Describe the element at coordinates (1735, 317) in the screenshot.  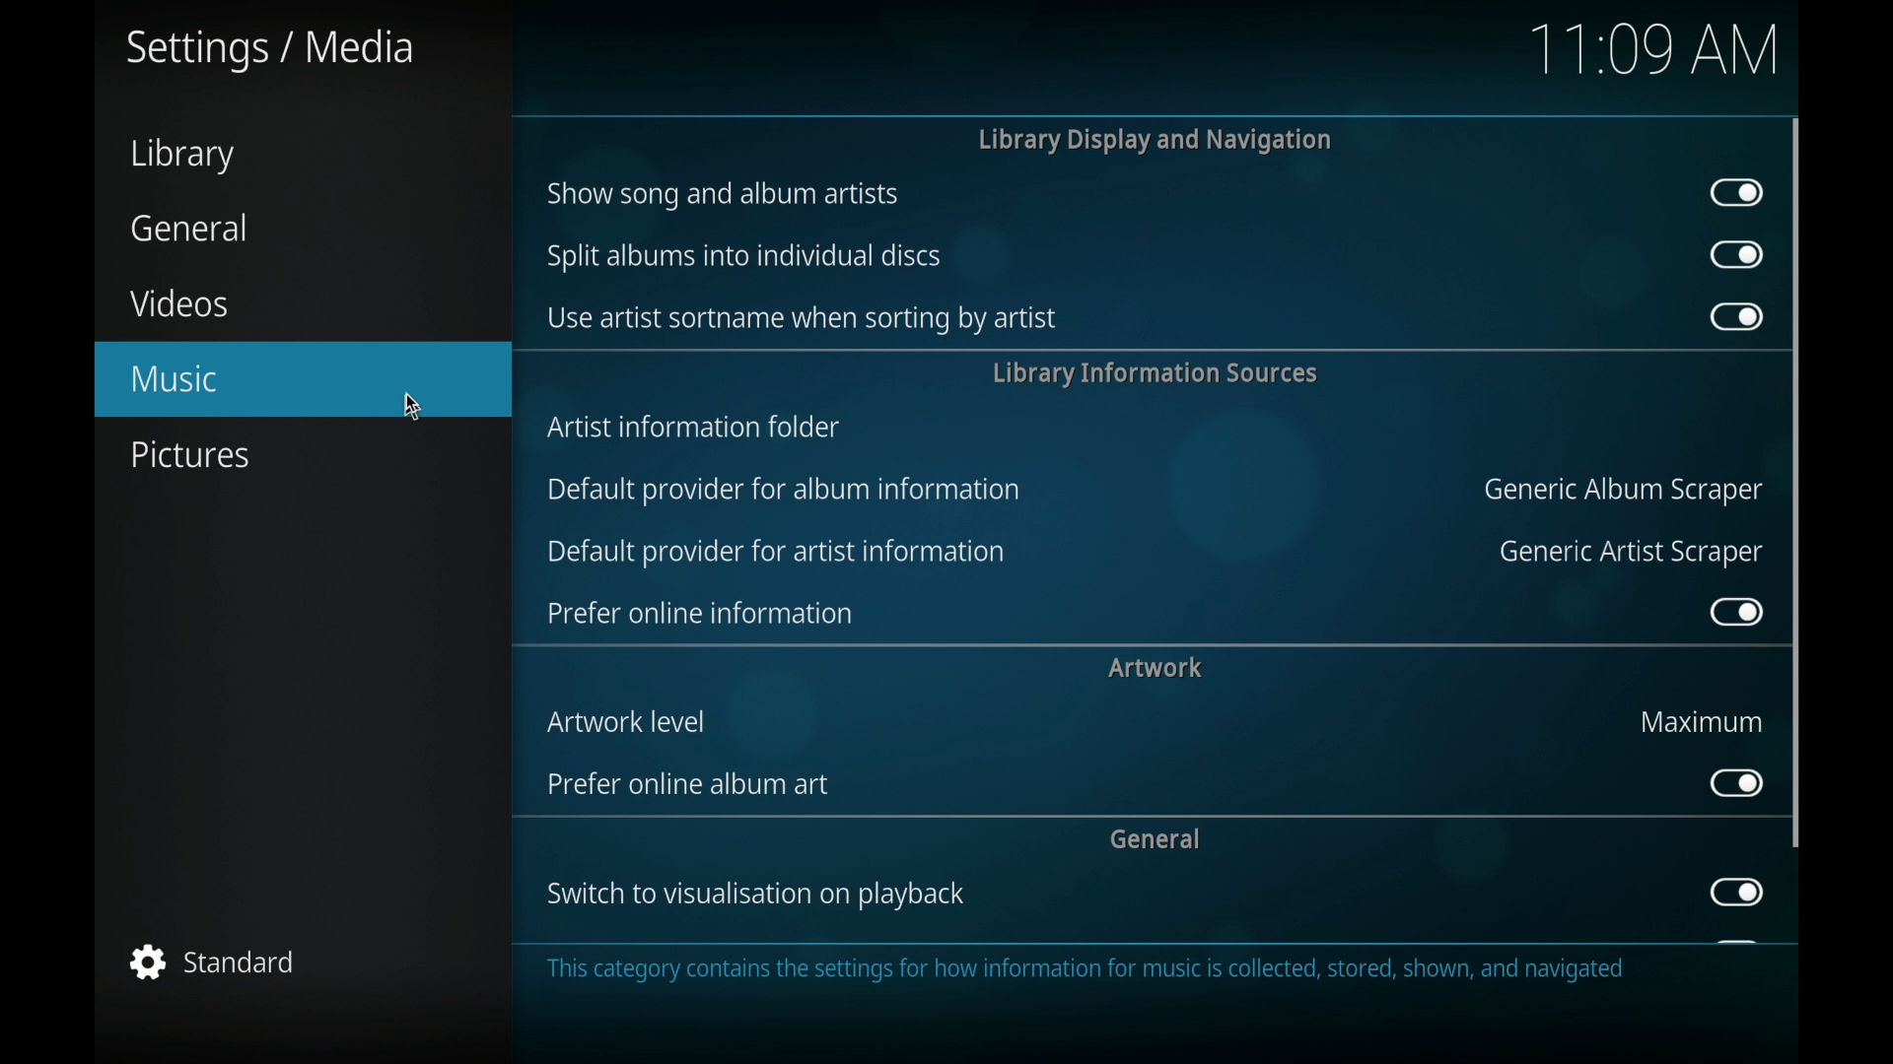
I see `toggle button` at that location.